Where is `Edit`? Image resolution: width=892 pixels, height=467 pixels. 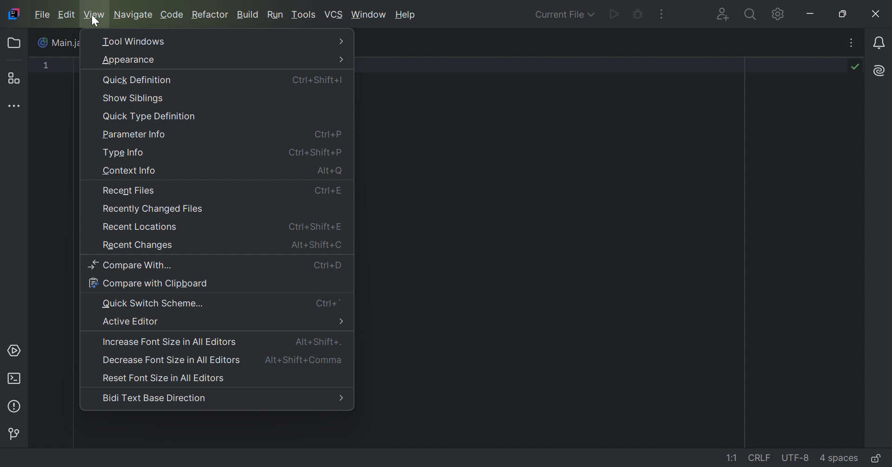
Edit is located at coordinates (66, 15).